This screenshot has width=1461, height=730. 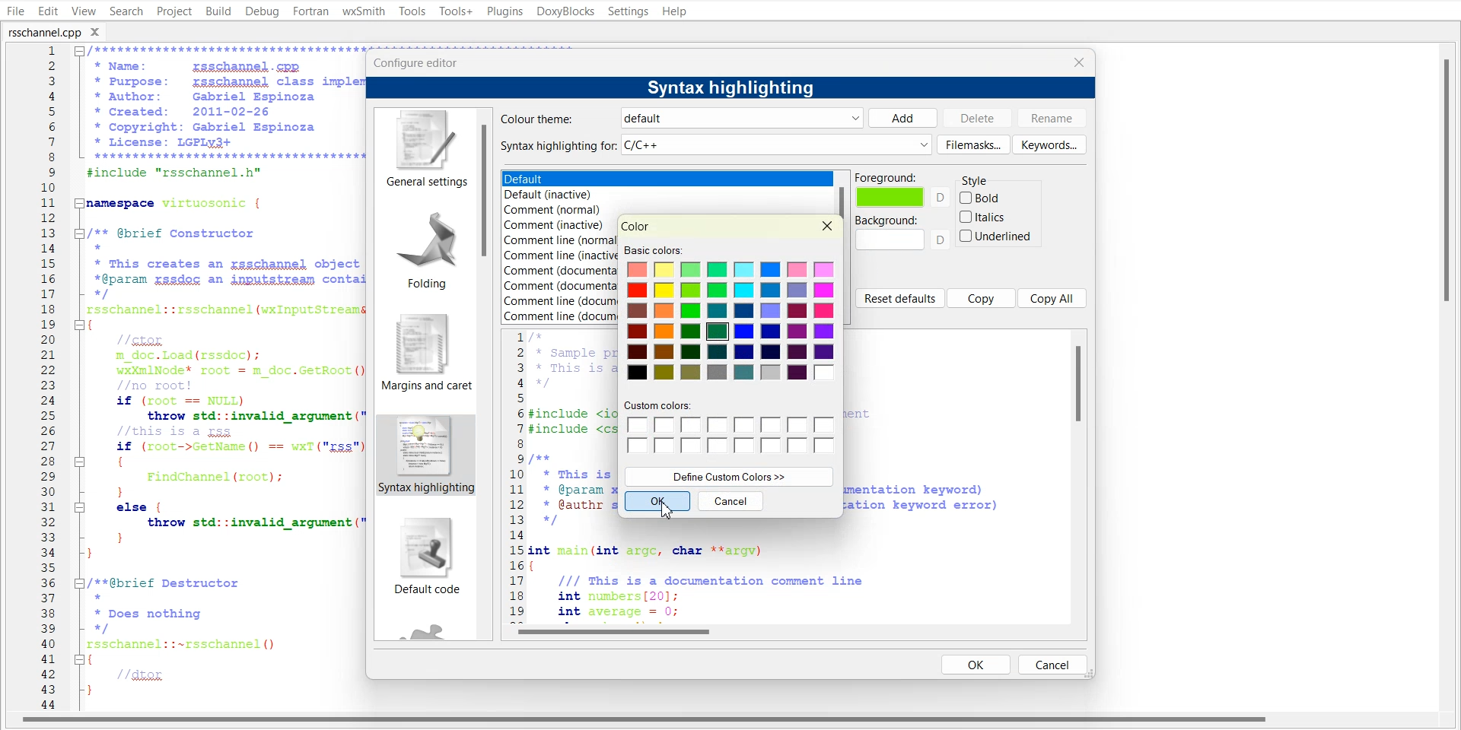 I want to click on Copy, so click(x=982, y=298).